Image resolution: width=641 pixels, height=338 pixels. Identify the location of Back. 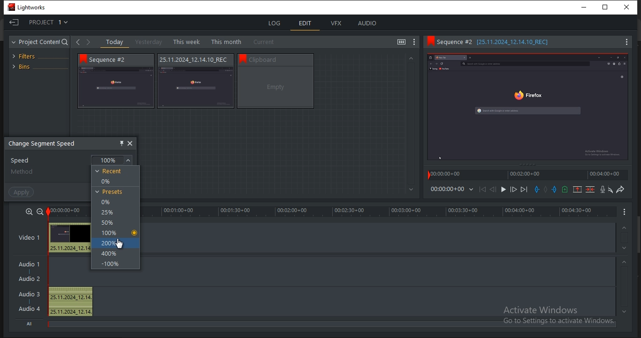
(78, 42).